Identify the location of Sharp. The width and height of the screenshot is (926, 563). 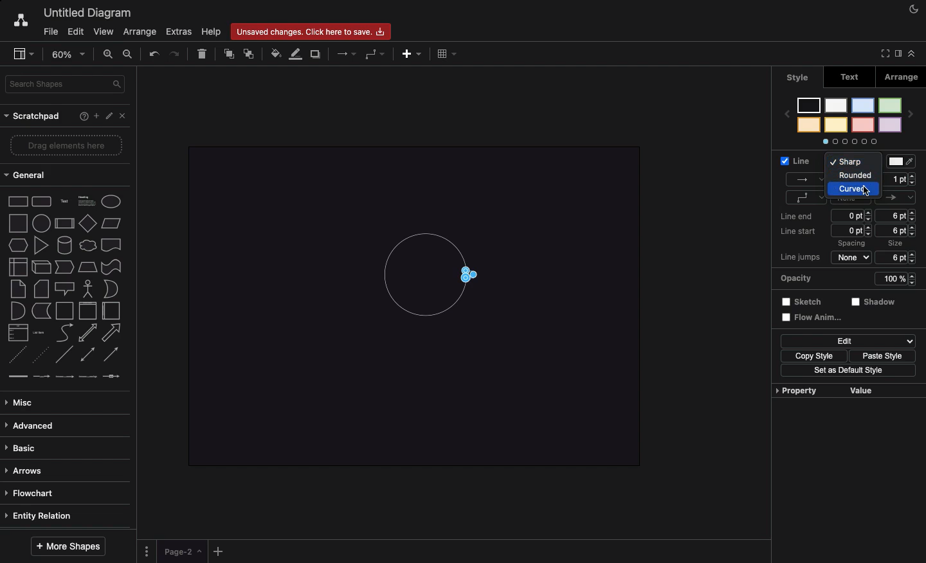
(848, 162).